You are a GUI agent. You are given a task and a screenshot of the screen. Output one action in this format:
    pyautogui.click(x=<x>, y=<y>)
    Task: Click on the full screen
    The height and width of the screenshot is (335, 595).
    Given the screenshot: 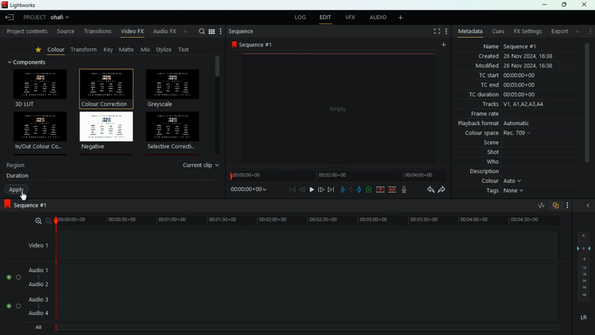 What is the action you would take?
    pyautogui.click(x=436, y=31)
    